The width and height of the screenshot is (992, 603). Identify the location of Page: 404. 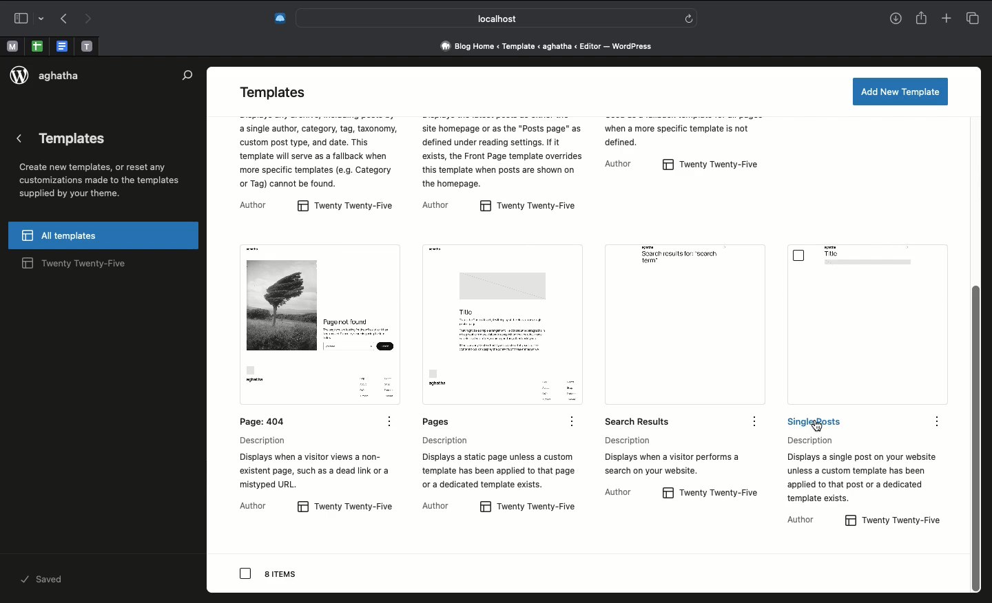
(321, 337).